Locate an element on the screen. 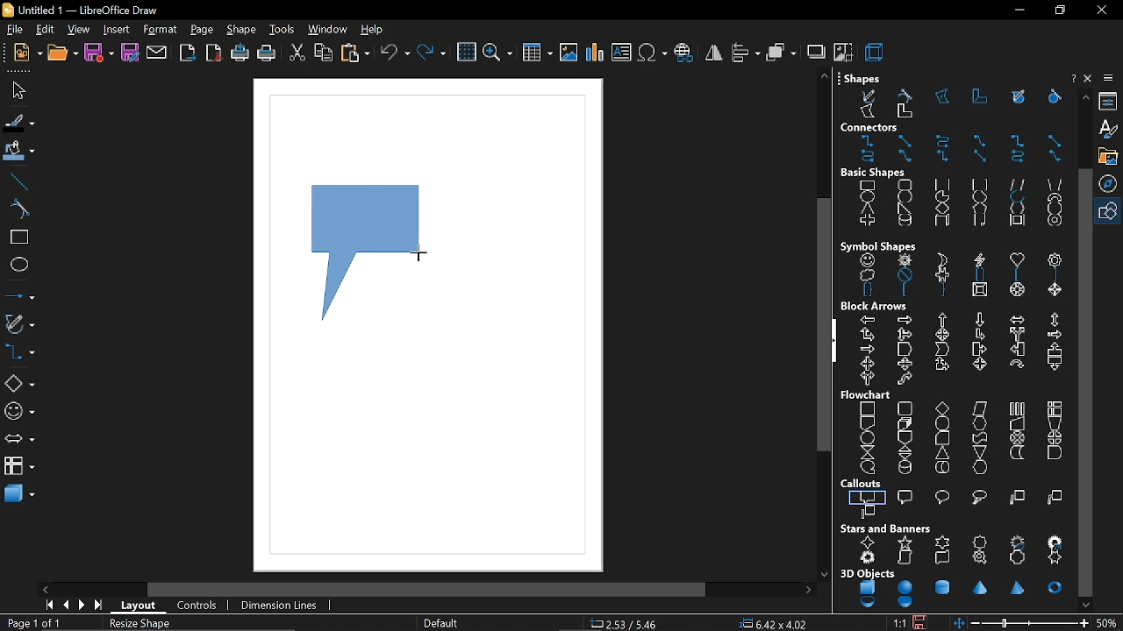 The width and height of the screenshot is (1123, 631). parallelogram is located at coordinates (1018, 184).